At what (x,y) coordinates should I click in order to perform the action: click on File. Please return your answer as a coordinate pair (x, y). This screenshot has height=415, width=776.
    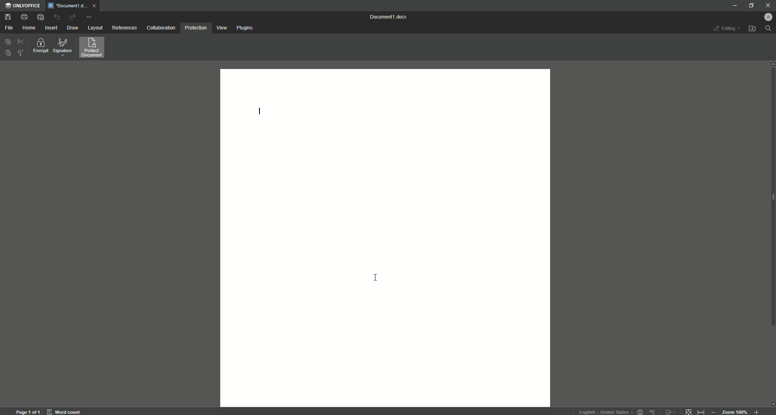
    Looking at the image, I should click on (8, 28).